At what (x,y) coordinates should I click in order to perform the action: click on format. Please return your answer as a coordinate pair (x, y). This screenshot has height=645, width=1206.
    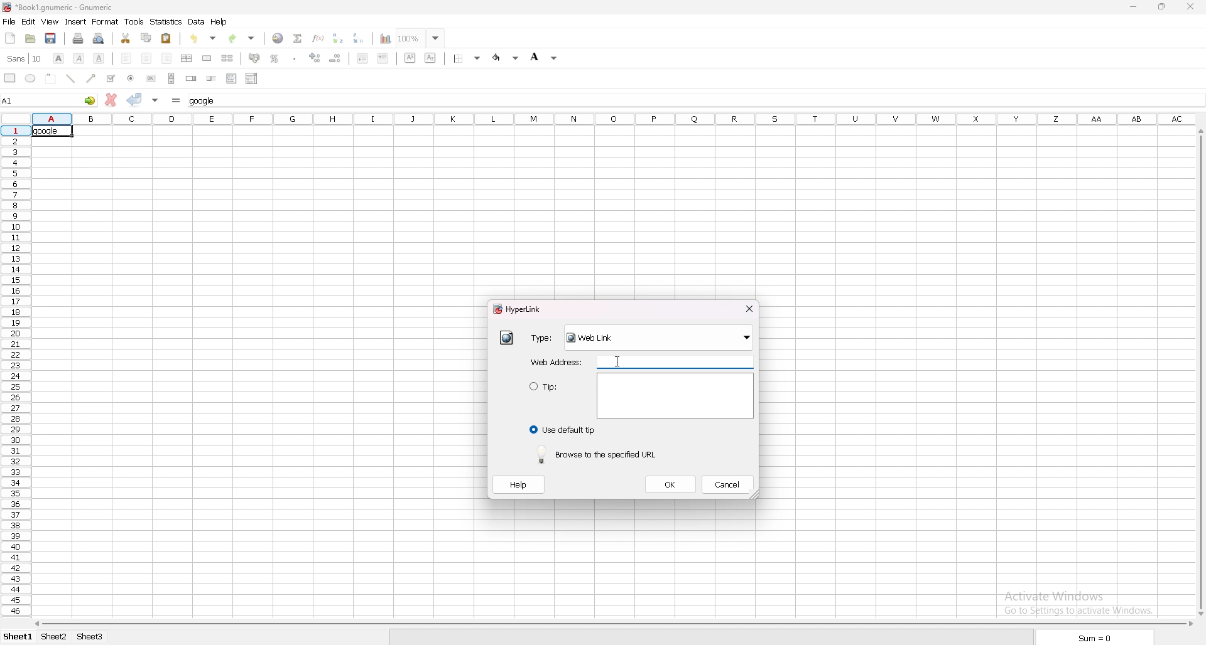
    Looking at the image, I should click on (105, 21).